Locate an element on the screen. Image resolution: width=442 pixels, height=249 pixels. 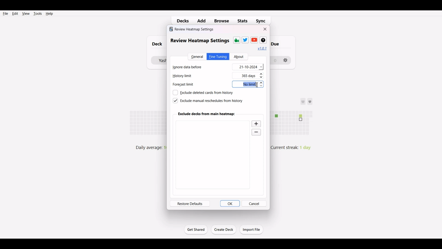
Exclude manual reschedule from history is located at coordinates (207, 101).